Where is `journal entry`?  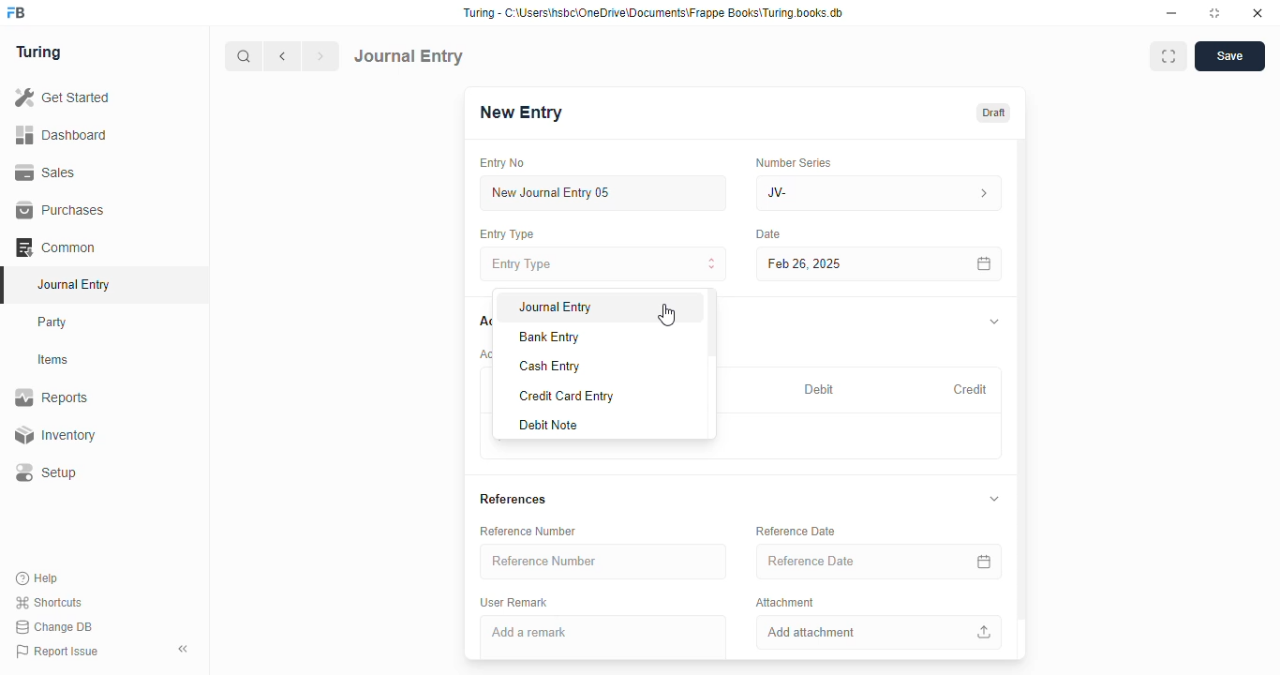
journal entry is located at coordinates (73, 284).